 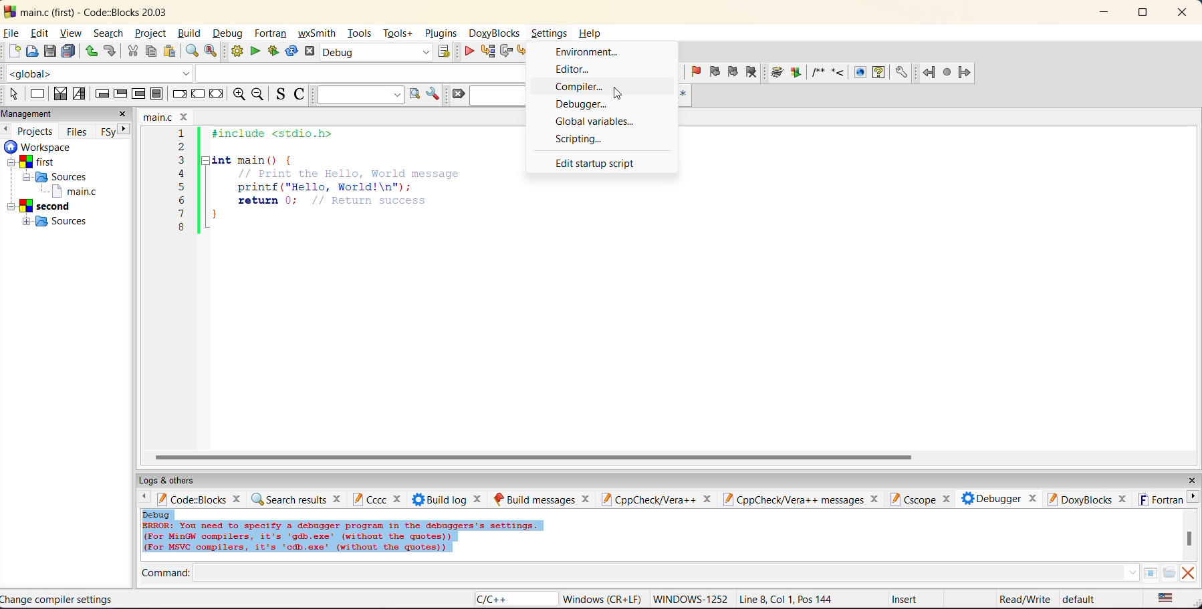 What do you see at coordinates (443, 34) in the screenshot?
I see `plugins` at bounding box center [443, 34].